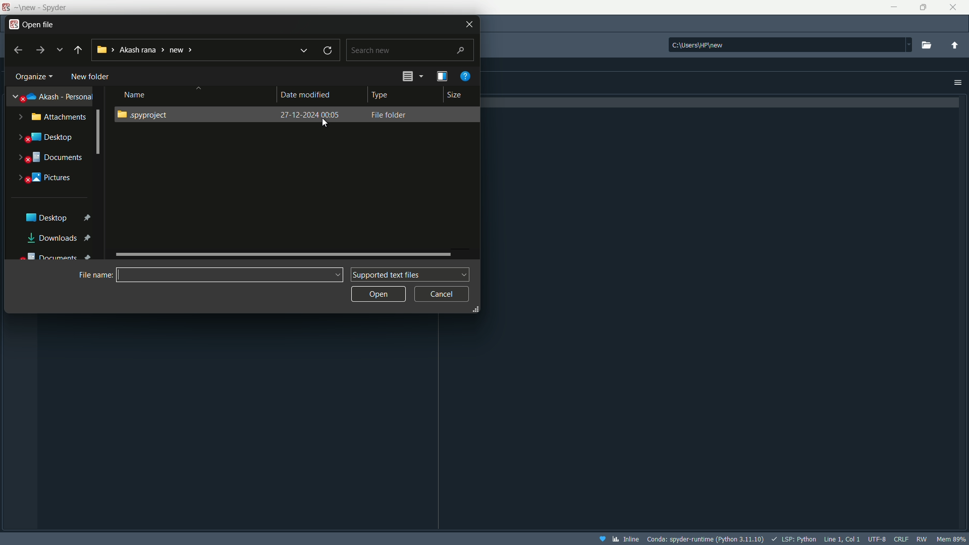 This screenshot has height=545, width=969. What do you see at coordinates (842, 539) in the screenshot?
I see `cursor position` at bounding box center [842, 539].